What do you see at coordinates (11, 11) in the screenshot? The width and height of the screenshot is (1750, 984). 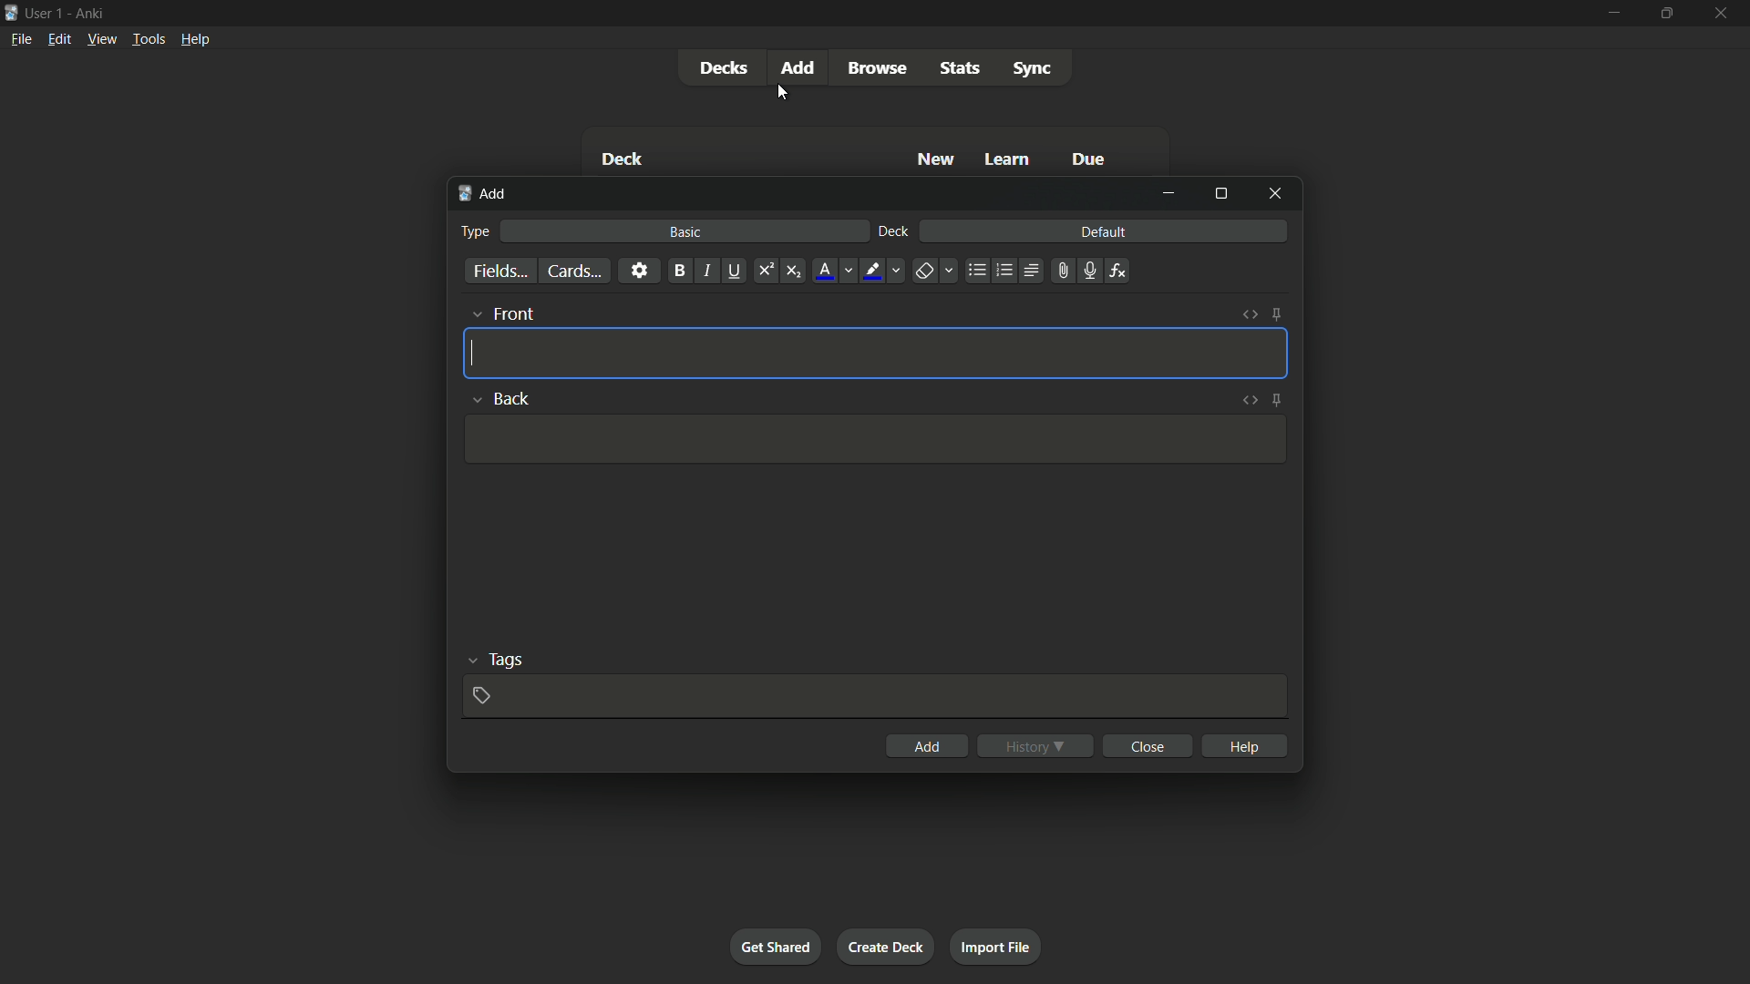 I see `app icon` at bounding box center [11, 11].